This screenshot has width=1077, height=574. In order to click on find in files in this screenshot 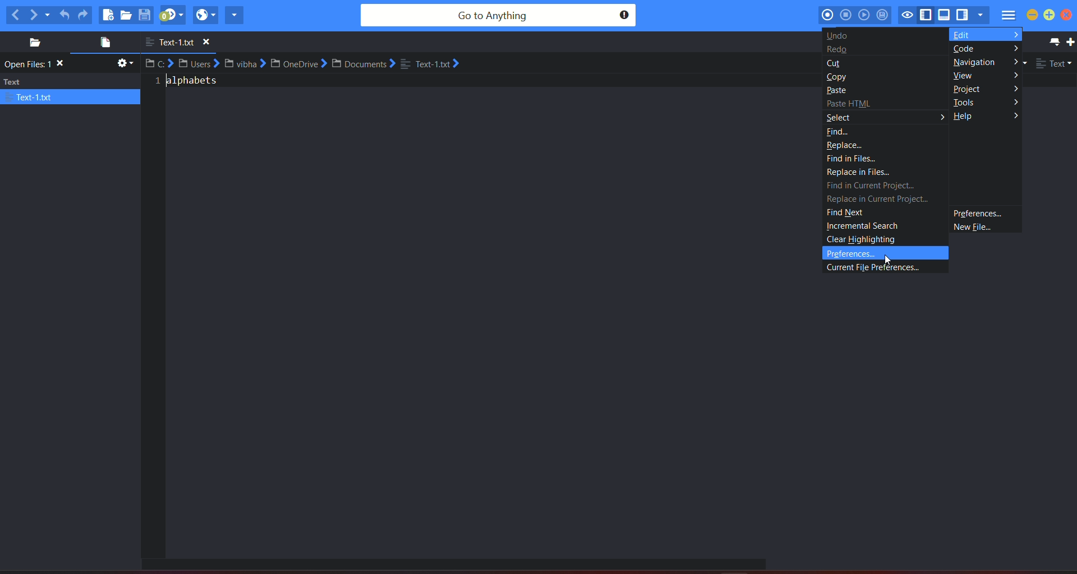, I will do `click(855, 158)`.